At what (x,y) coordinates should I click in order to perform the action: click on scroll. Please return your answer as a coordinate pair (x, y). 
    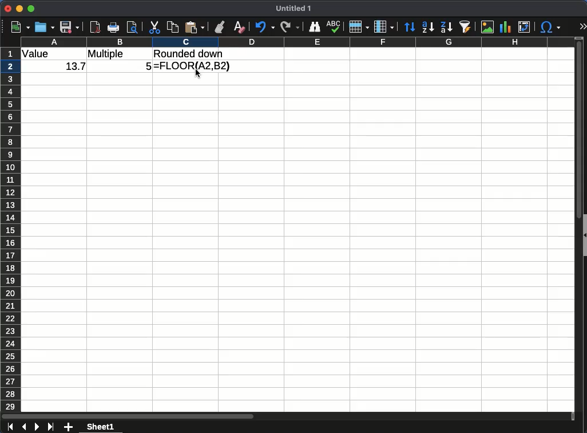
    Looking at the image, I should click on (574, 229).